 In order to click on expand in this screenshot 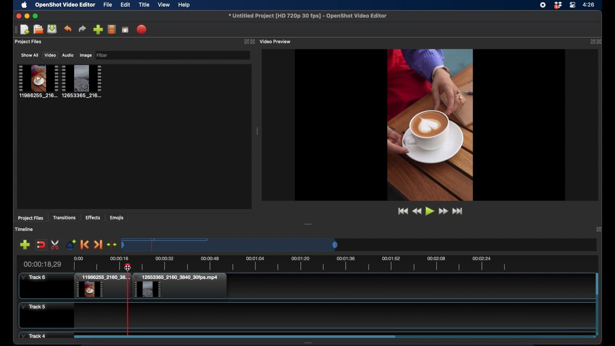, I will do `click(599, 230)`.